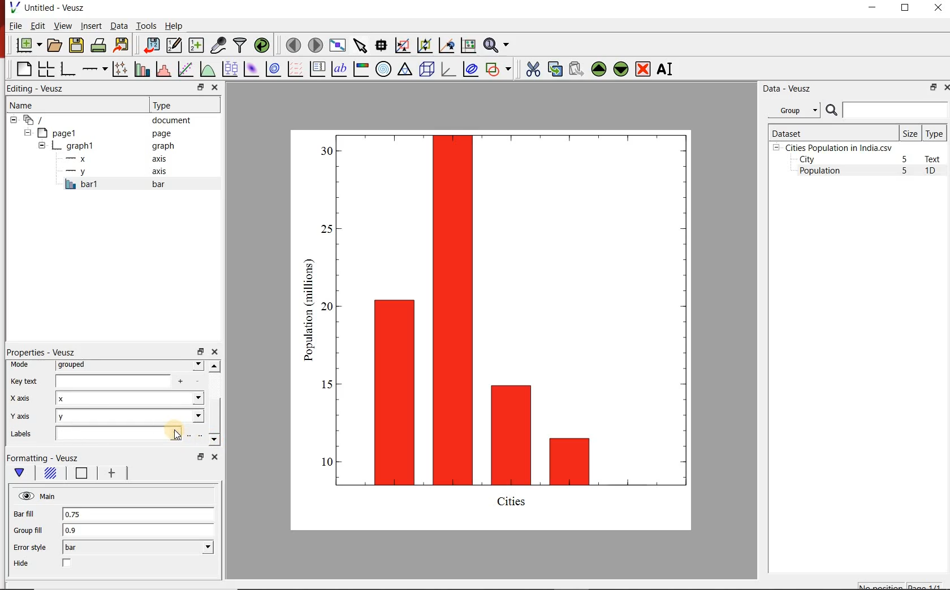  What do you see at coordinates (200, 87) in the screenshot?
I see `restore` at bounding box center [200, 87].